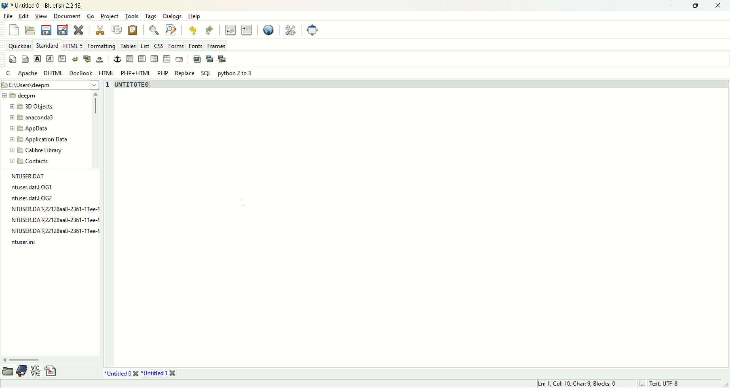 This screenshot has width=730, height=388. I want to click on email, so click(179, 58).